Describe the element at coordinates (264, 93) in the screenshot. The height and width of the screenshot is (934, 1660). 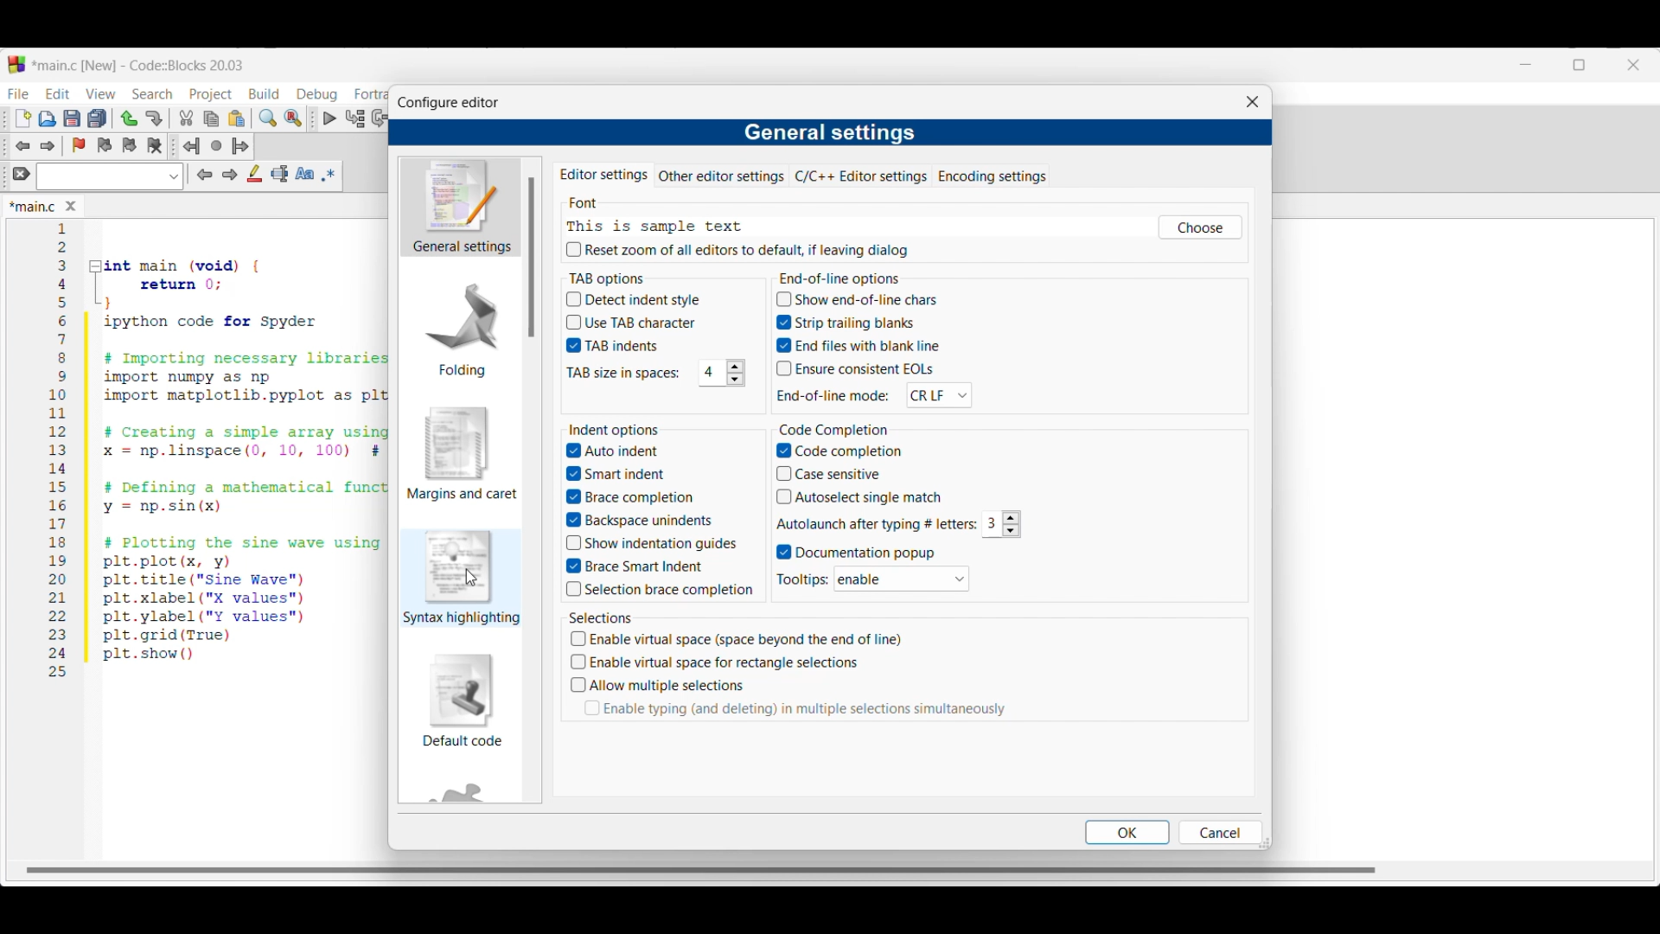
I see `Build menu` at that location.